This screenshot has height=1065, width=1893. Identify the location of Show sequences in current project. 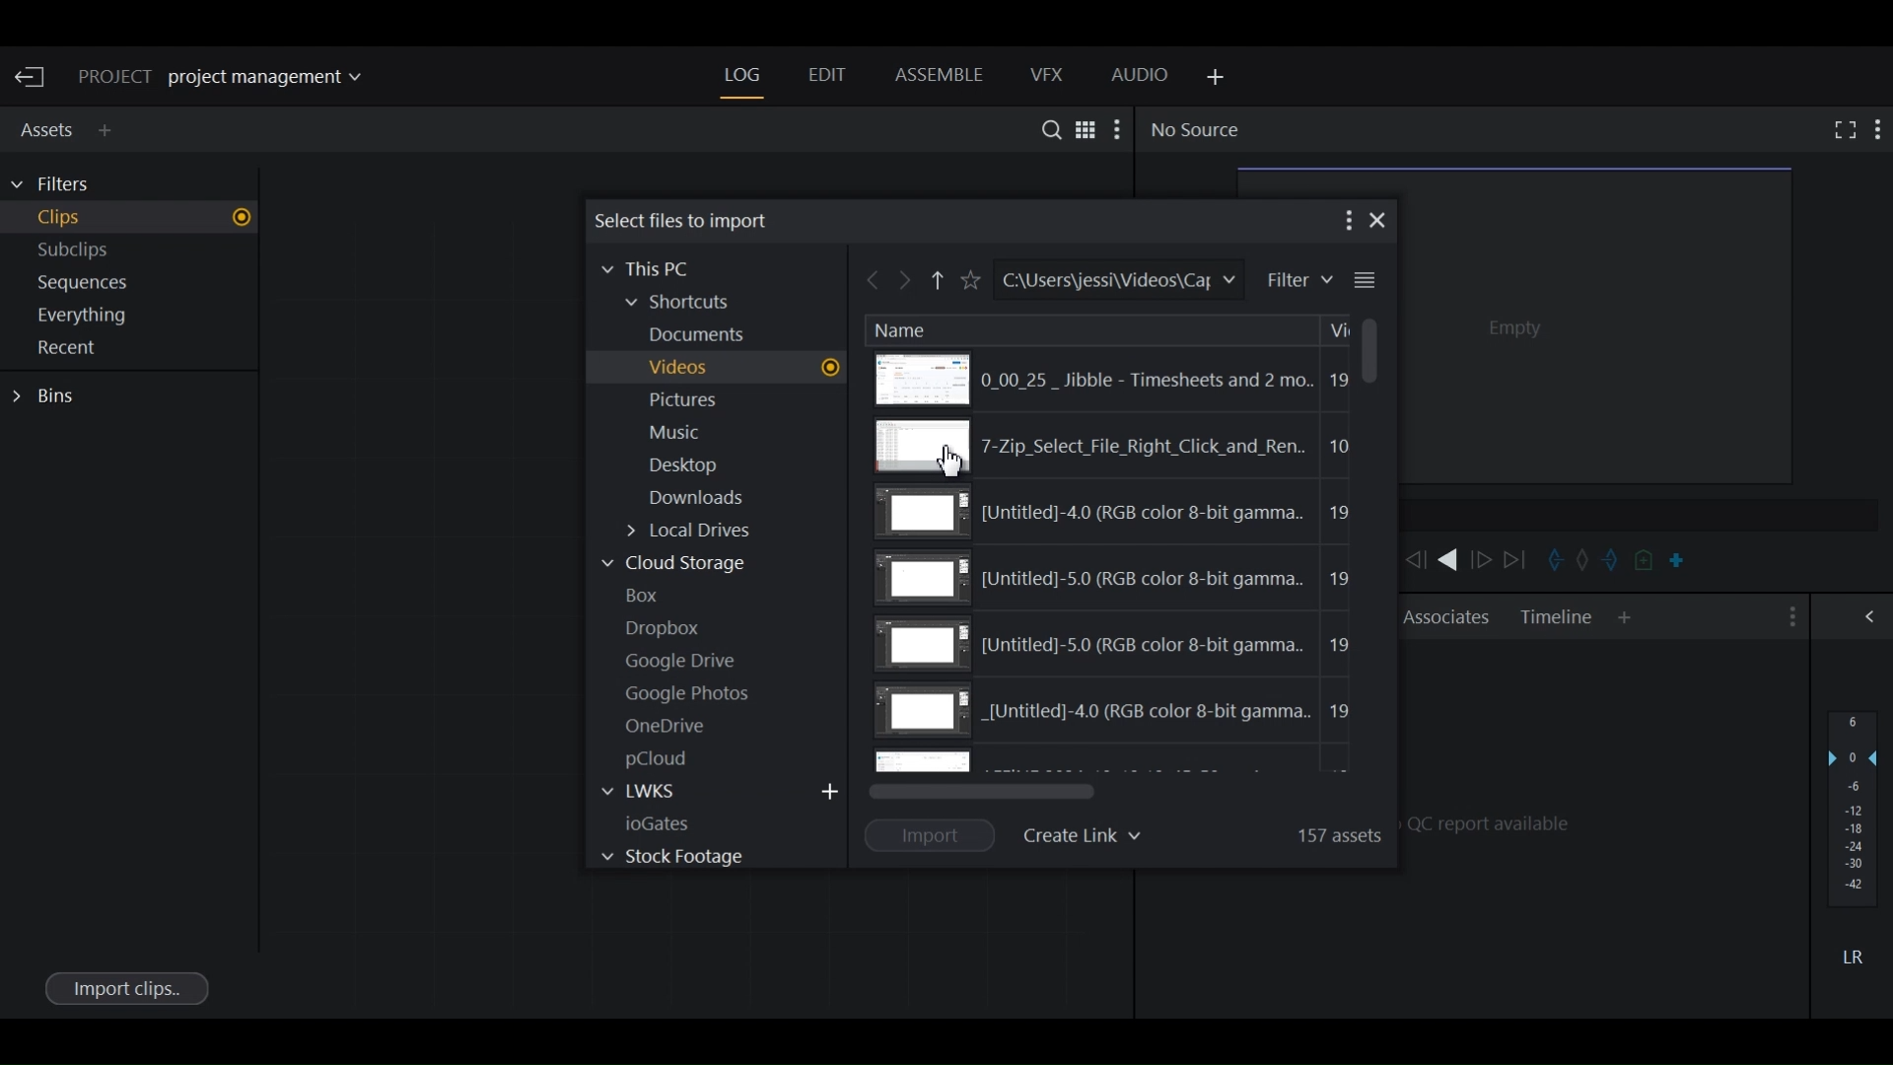
(134, 285).